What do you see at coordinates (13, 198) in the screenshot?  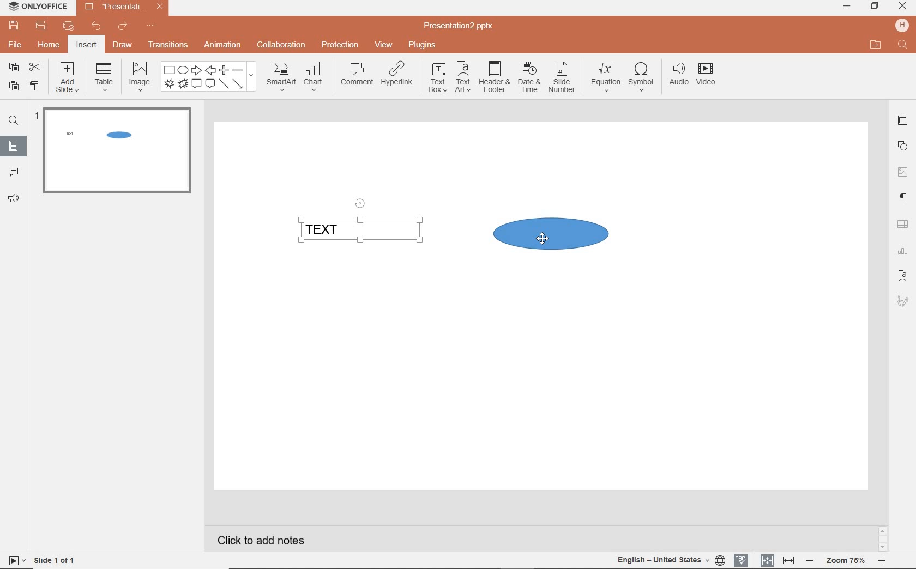 I see `FEEDBACK & SUPPORT` at bounding box center [13, 198].